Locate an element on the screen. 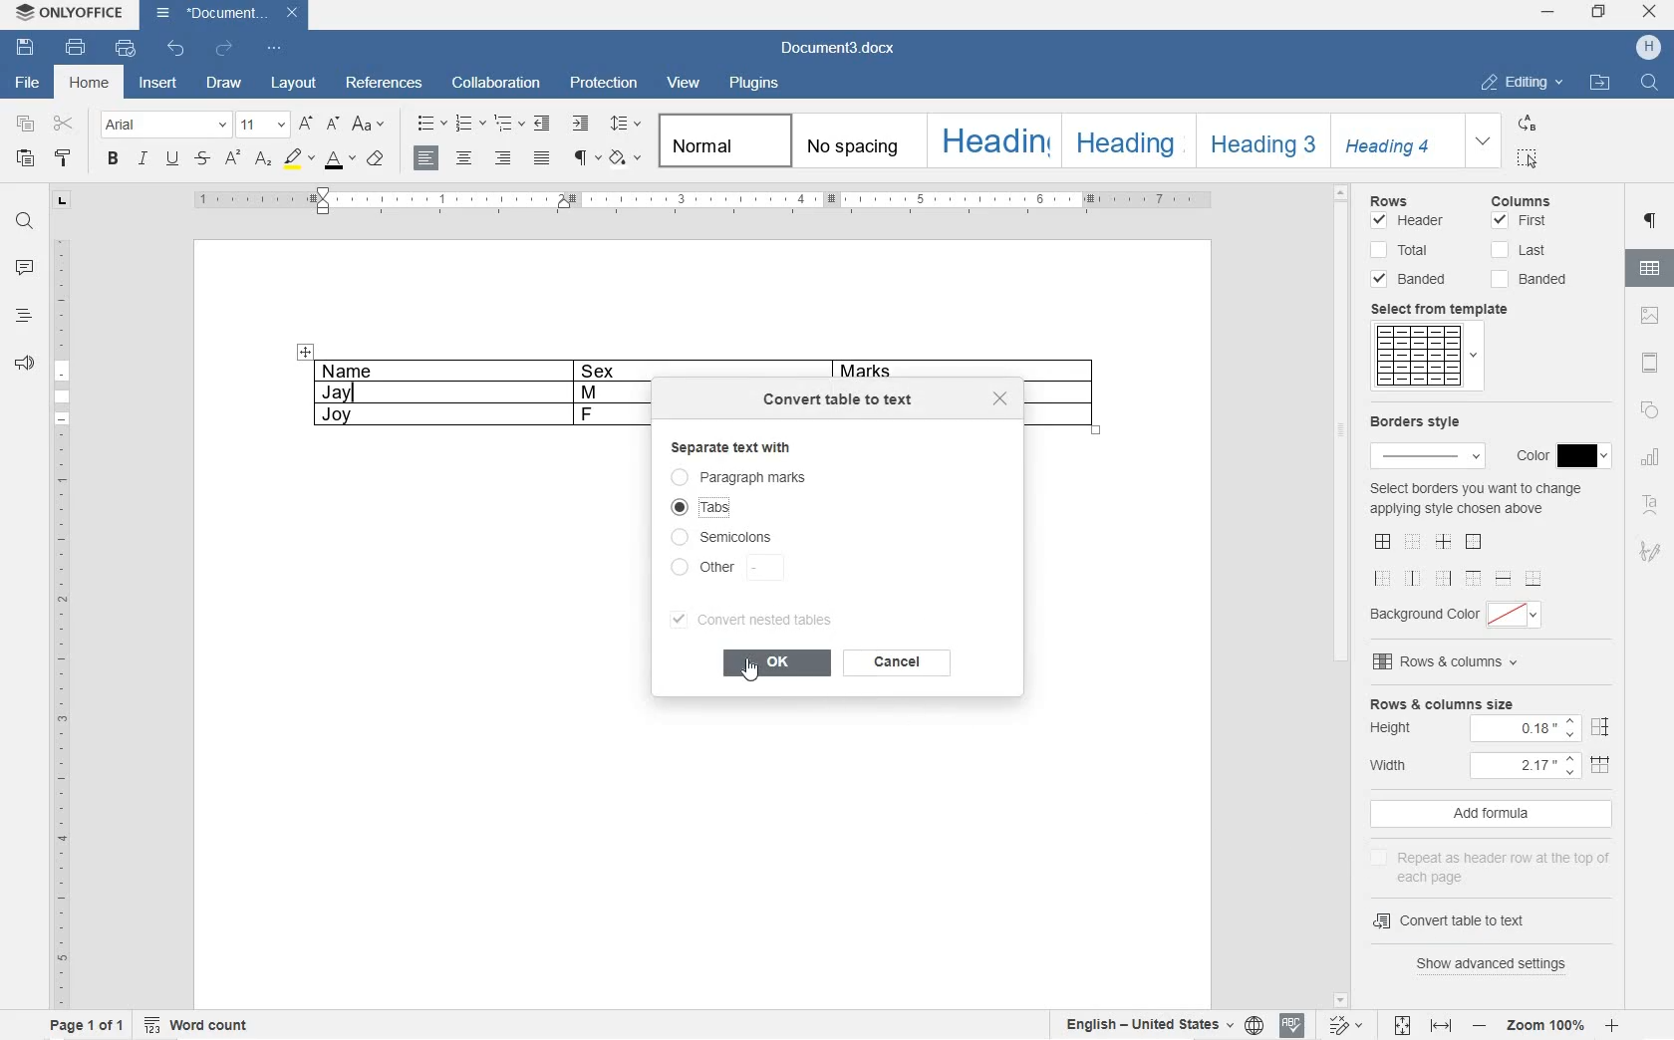 This screenshot has height=1040, width=1674. CURSOR is located at coordinates (753, 678).